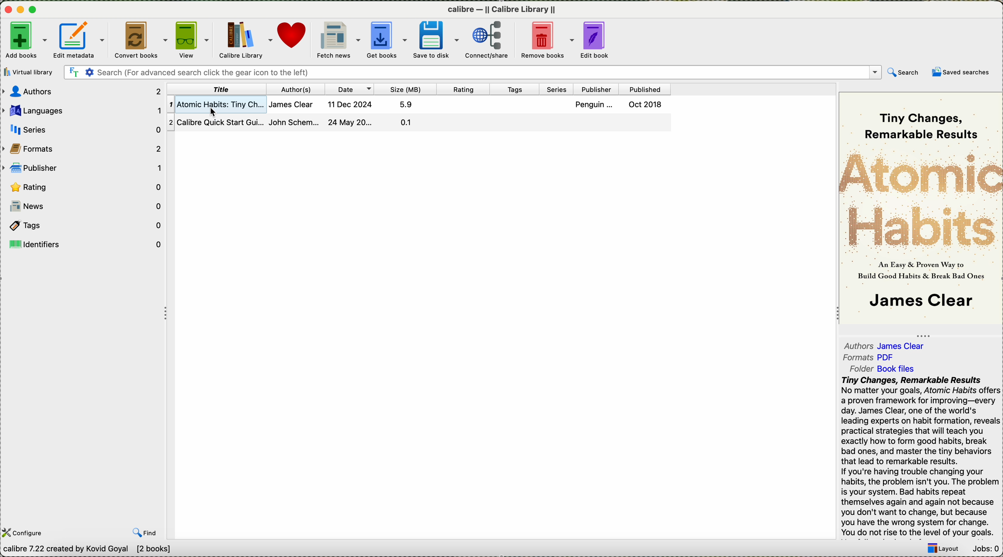 The height and width of the screenshot is (557, 1003). I want to click on donate, so click(294, 37).